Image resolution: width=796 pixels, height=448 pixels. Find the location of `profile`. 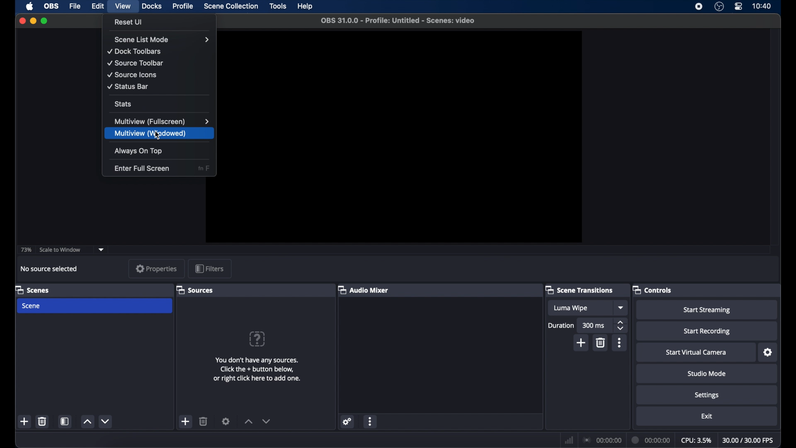

profile is located at coordinates (184, 6).